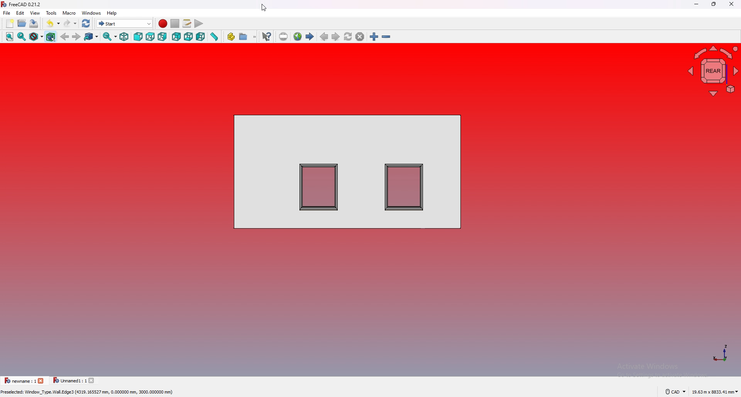 This screenshot has height=397, width=741. I want to click on forward, so click(77, 37).